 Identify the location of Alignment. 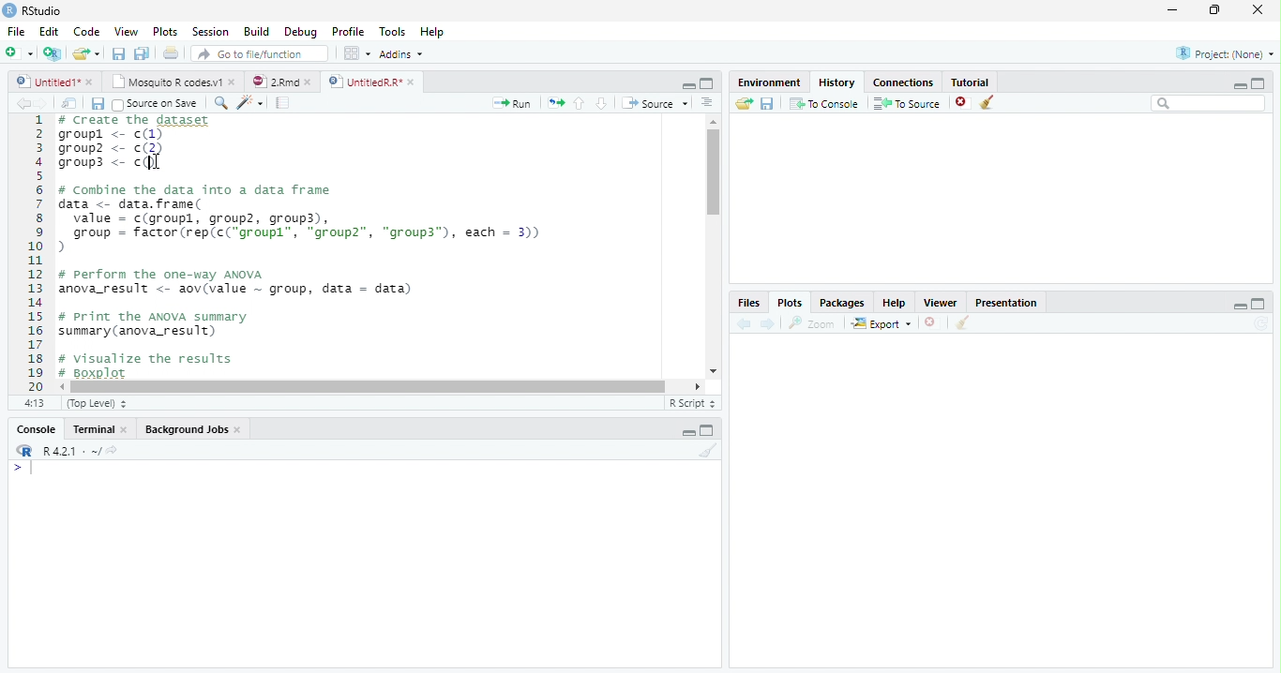
(706, 104).